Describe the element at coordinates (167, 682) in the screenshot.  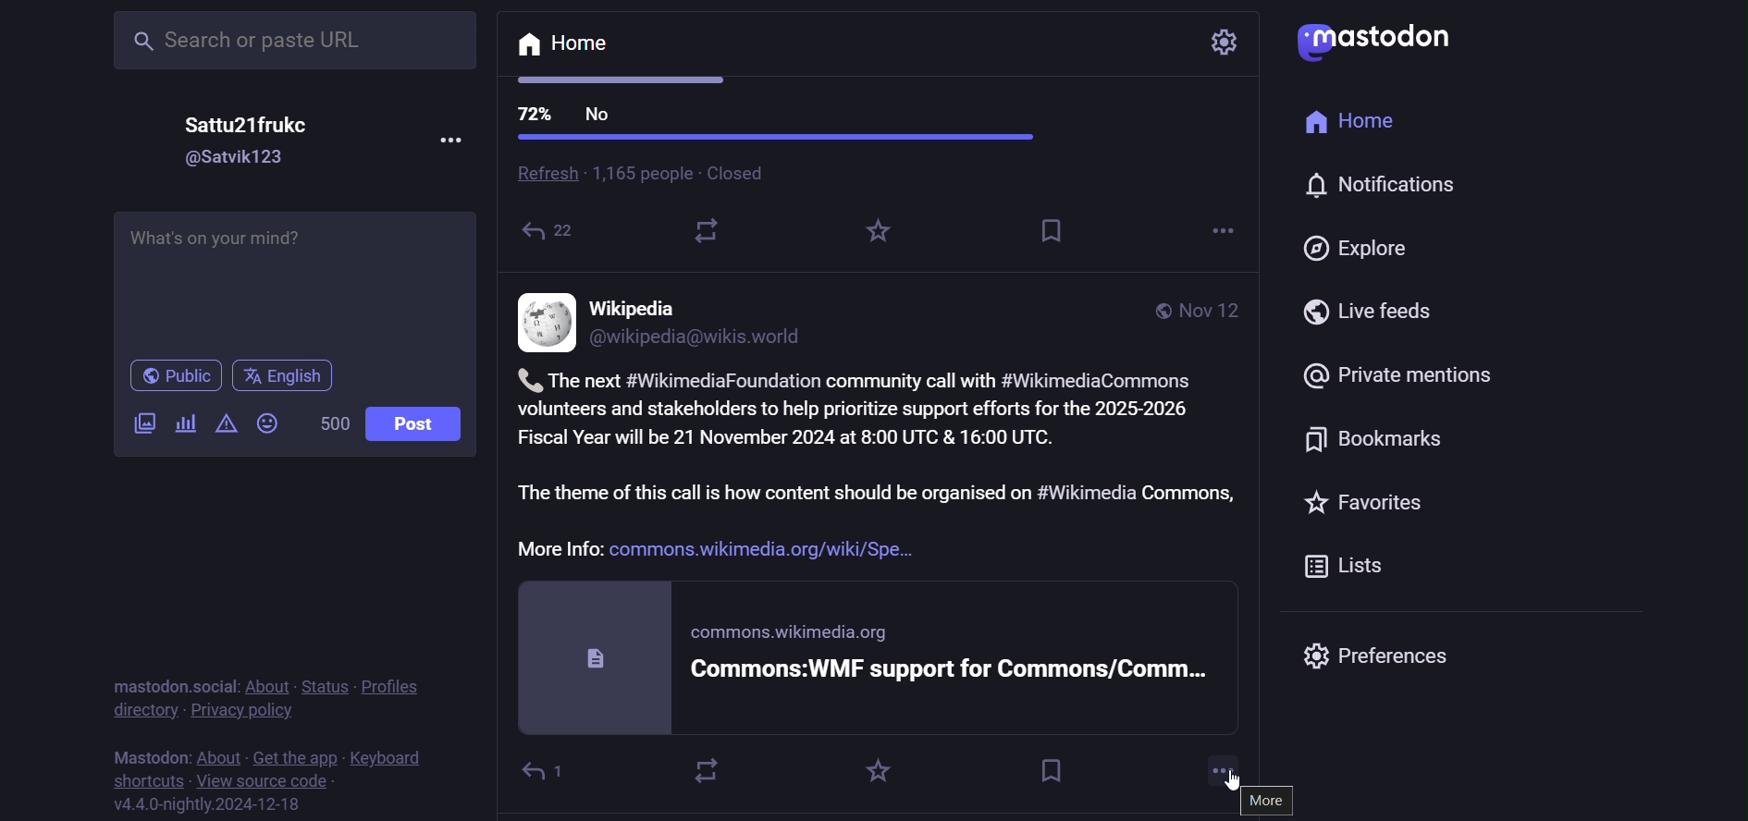
I see `mastodon social` at that location.